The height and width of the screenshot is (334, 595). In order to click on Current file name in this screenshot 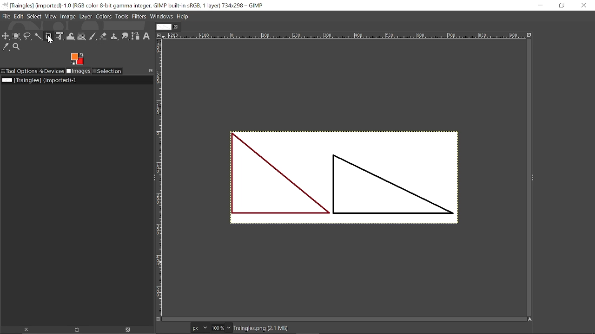, I will do `click(40, 80)`.